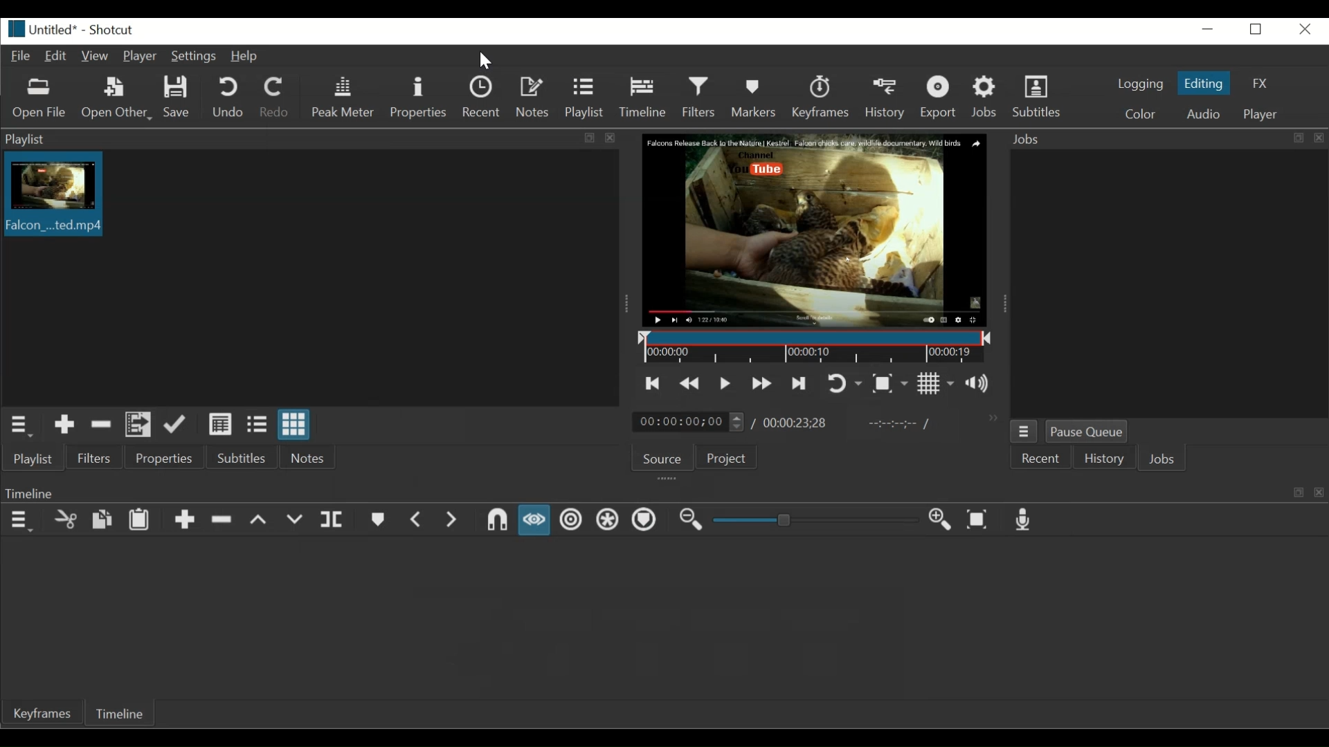 This screenshot has height=747, width=1329. I want to click on Lift, so click(259, 518).